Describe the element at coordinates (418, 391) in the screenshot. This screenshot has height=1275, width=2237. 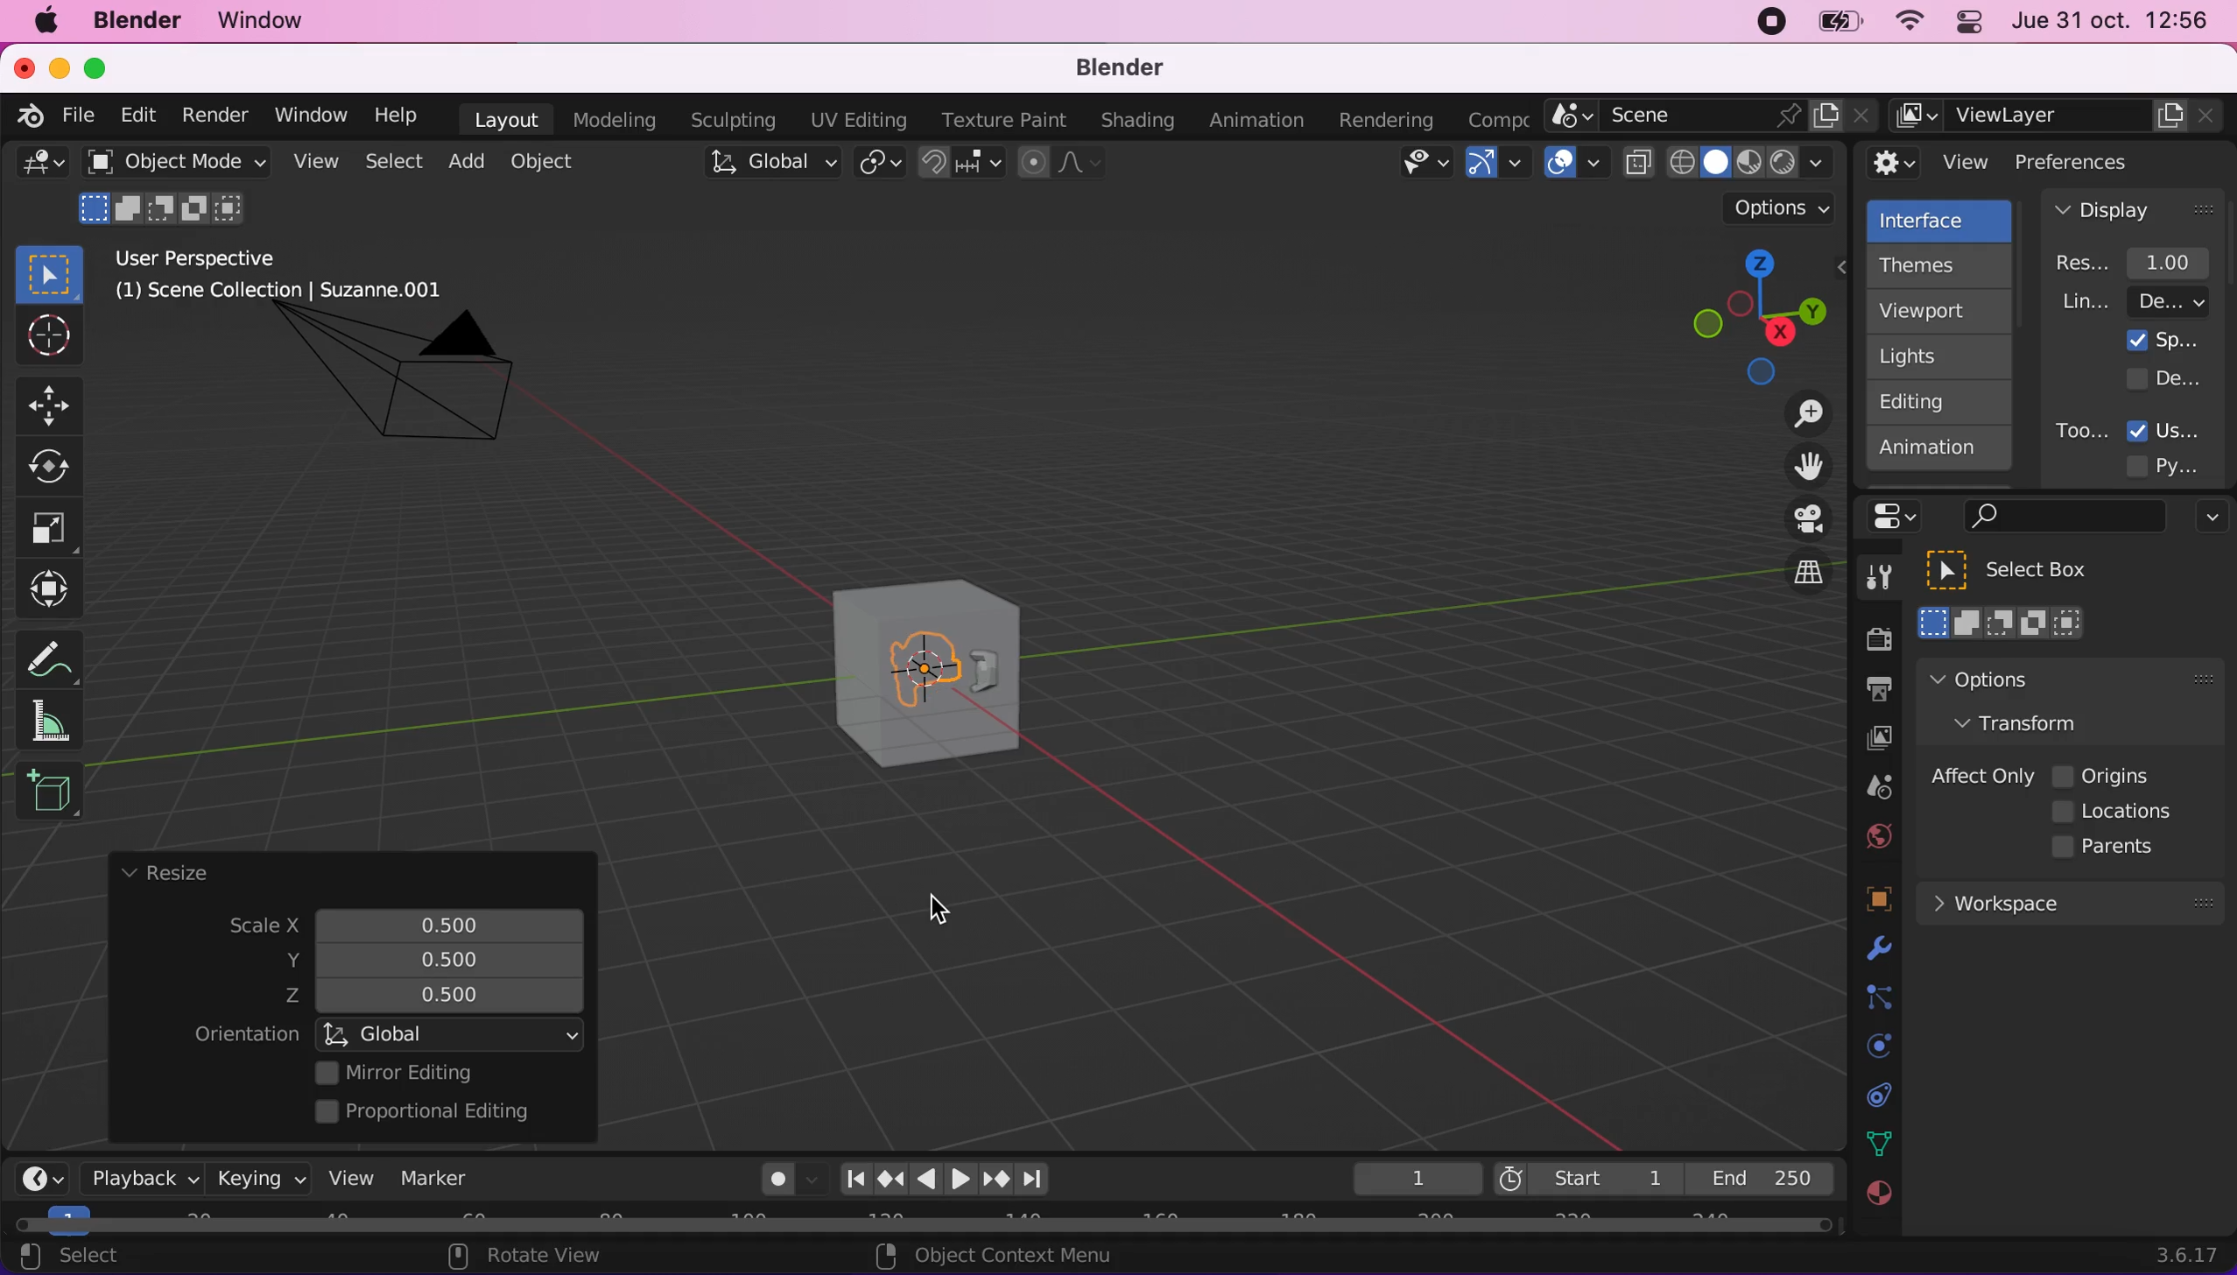
I see `camera` at that location.